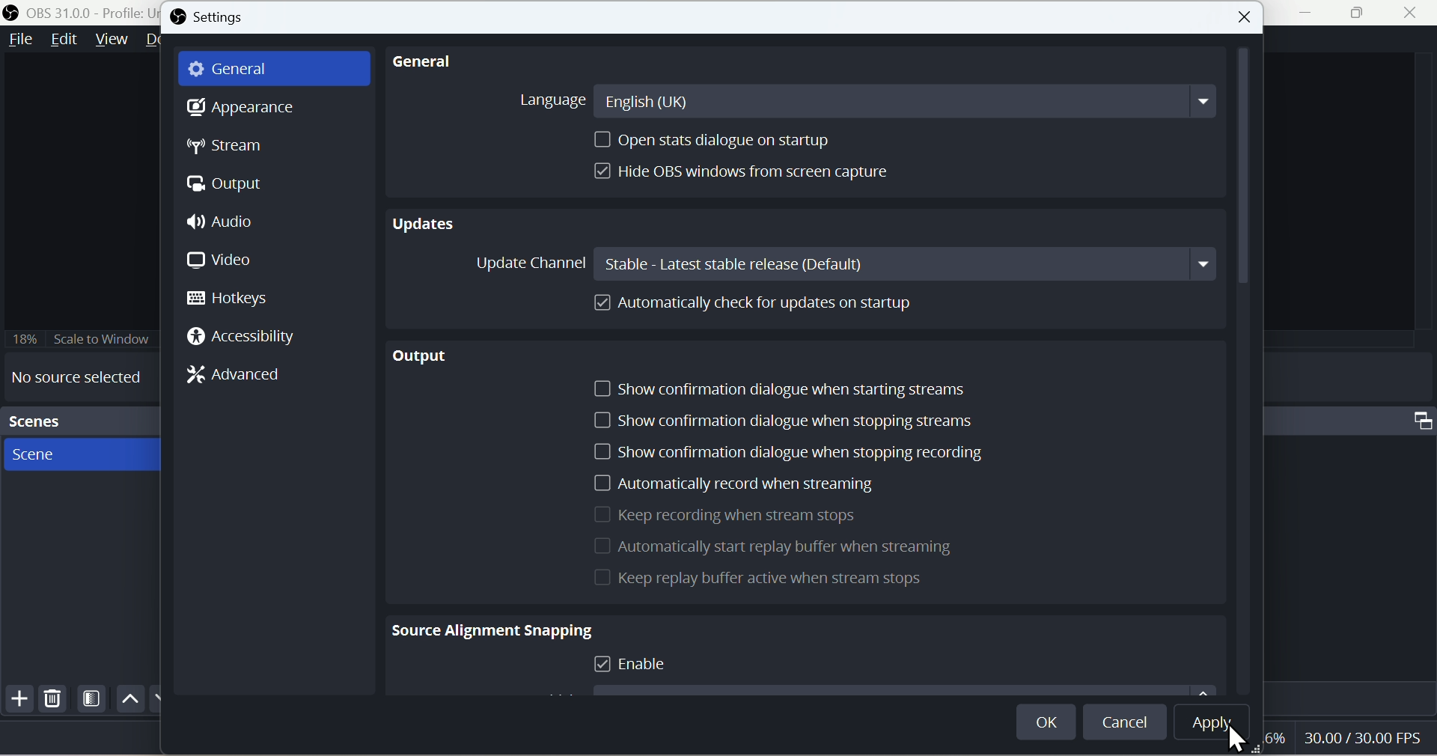 The width and height of the screenshot is (1437, 756). What do you see at coordinates (760, 581) in the screenshot?
I see `Keep Replay for active when is stream stops` at bounding box center [760, 581].